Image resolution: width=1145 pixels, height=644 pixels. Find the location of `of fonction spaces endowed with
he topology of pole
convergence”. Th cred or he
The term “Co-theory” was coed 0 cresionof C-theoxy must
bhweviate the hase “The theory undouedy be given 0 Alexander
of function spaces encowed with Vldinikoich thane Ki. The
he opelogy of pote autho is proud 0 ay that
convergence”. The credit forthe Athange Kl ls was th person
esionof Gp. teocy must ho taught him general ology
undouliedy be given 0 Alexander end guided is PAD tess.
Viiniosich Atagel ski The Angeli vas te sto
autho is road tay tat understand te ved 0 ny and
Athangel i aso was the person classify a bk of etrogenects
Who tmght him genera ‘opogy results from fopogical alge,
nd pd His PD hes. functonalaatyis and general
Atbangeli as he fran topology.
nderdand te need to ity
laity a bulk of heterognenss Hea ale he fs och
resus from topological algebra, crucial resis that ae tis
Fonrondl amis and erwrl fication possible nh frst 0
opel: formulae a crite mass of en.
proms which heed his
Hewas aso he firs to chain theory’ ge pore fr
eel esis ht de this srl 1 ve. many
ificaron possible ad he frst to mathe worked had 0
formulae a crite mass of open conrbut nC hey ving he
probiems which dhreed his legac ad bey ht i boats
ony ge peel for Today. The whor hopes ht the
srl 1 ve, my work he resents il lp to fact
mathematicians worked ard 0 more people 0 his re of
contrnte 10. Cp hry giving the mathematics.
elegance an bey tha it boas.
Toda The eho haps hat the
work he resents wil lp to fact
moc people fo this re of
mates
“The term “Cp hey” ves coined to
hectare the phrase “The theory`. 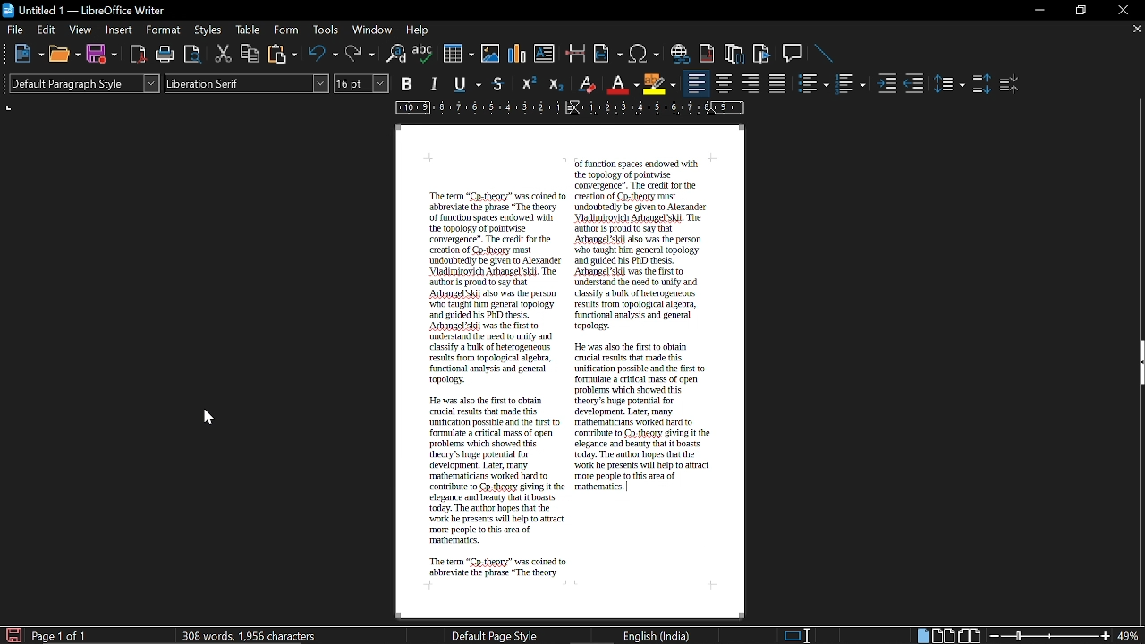

of fonction spaces endowed with
he topology of pole
convergence”. Th cred or he
The term “Co-theory” was coed 0 cresionof C-theoxy must
bhweviate the hase “The theory undouedy be given 0 Alexander
of function spaces encowed with Vldinikoich thane Ki. The
he opelogy of pote autho is proud 0 ay that
convergence”. The credit forthe Athange Kl ls was th person
esionof Gp. teocy must ho taught him general ology
undouliedy be given 0 Alexander end guided is PAD tess.
Viiniosich Atagel ski The Angeli vas te sto
autho is road tay tat understand te ved 0 ny and
Athangel i aso was the person classify a bk of etrogenects
Who tmght him genera ‘opogy results from fopogical alge,
nd pd His PD hes. functonalaatyis and general
Atbangeli as he fran topology.
nderdand te need to ity
laity a bulk of heterognenss Hea ale he fs och
resus from topological algebra, crucial resis that ae tis
Fonrondl amis and erwrl fication possible nh frst 0
opel: formulae a crite mass of en.
proms which heed his
Hewas aso he firs to chain theory’ ge pore fr
eel esis ht de this srl 1 ve. many
ificaron possible ad he frst to mathe worked had 0
formulae a crite mass of open conrbut nC hey ving he
probiems which dhreed his legac ad bey ht i boats
ony ge peel for Today. The whor hopes ht the
srl 1 ve, my work he resents il lp to fact
mathematicians worked ard 0 more people 0 his re of
contrnte 10. Cp hry giving the mathematics.
elegance an bey tha it boas.
Toda The eho haps hat the
work he resents wil lp to fact
moc people fo this re of
mates
“The term “Cp hey” ves coined to
hectare the phrase “The theory is located at coordinates (557, 375).